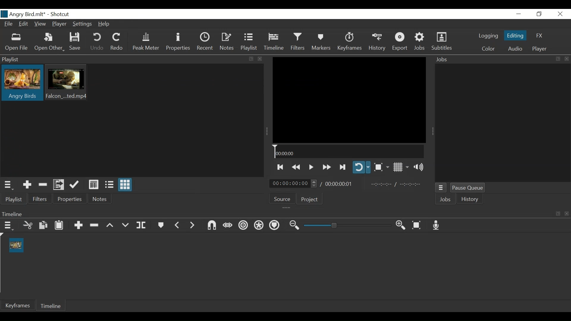  What do you see at coordinates (442, 42) in the screenshot?
I see `Subtitles` at bounding box center [442, 42].